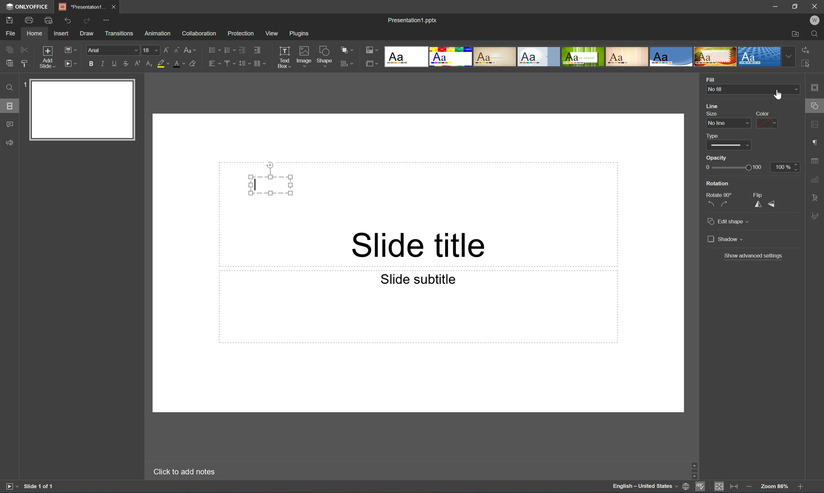 The image size is (824, 493). What do you see at coordinates (30, 20) in the screenshot?
I see `Print file` at bounding box center [30, 20].